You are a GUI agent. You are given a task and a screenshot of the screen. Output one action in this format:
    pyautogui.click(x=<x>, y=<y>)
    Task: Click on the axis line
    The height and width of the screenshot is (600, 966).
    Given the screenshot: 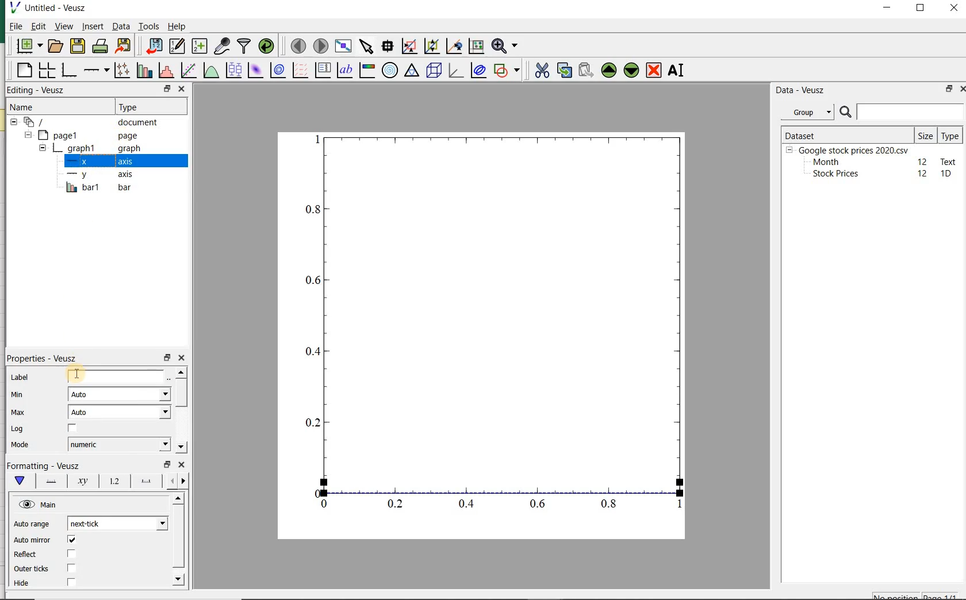 What is the action you would take?
    pyautogui.click(x=48, y=480)
    